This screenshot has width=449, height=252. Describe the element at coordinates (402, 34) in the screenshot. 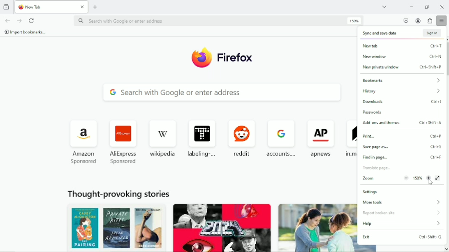

I see `Sync and save data` at that location.